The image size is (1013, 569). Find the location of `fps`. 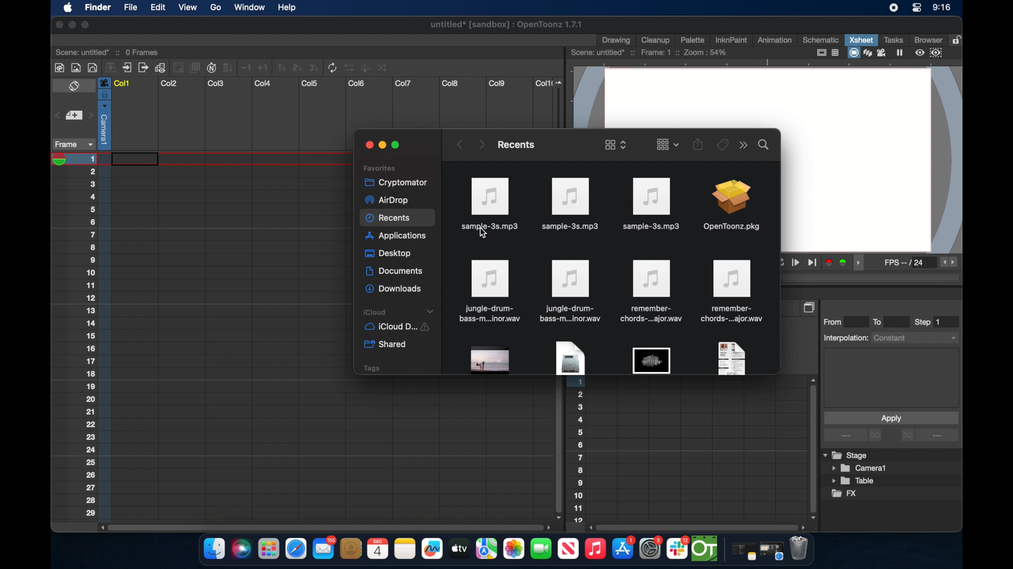

fps is located at coordinates (905, 264).